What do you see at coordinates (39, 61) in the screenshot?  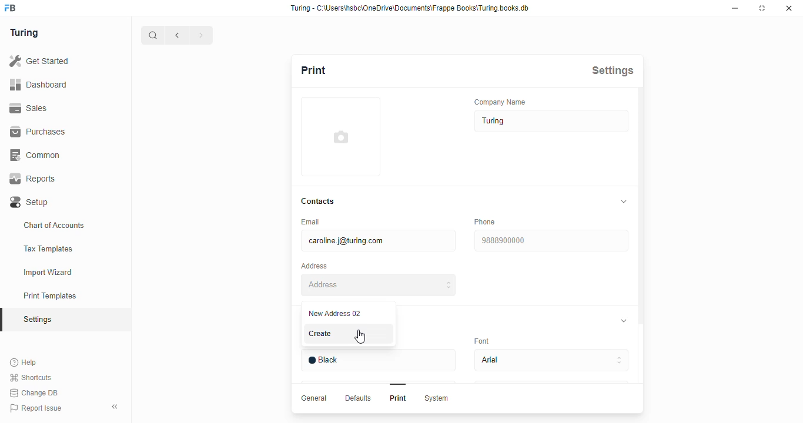 I see `get started` at bounding box center [39, 61].